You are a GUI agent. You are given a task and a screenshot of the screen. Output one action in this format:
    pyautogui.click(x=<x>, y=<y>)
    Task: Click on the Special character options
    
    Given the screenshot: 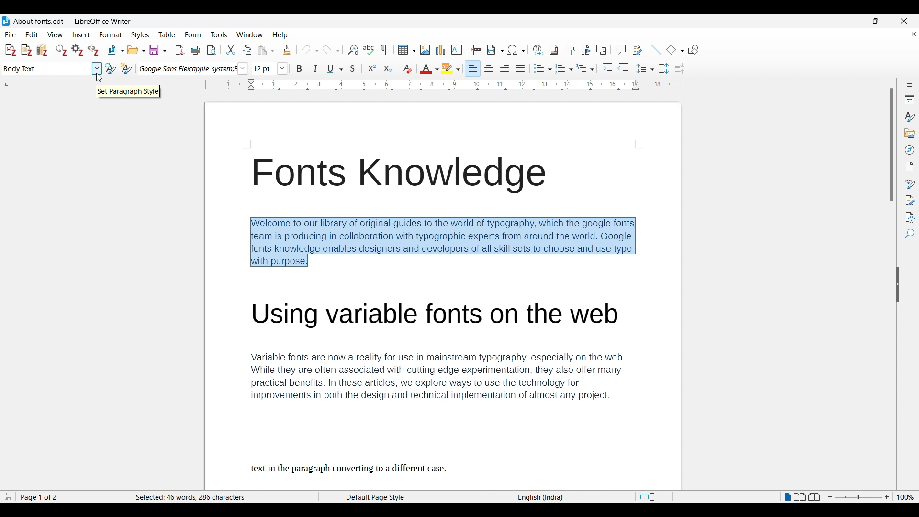 What is the action you would take?
    pyautogui.click(x=516, y=50)
    